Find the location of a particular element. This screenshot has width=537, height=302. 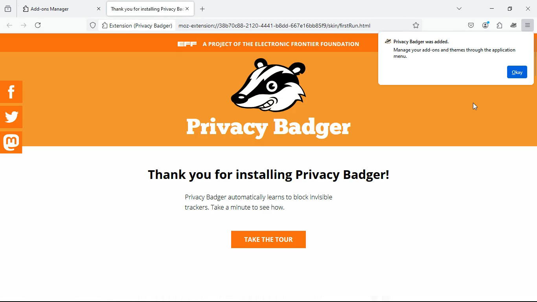

logo is located at coordinates (273, 99).